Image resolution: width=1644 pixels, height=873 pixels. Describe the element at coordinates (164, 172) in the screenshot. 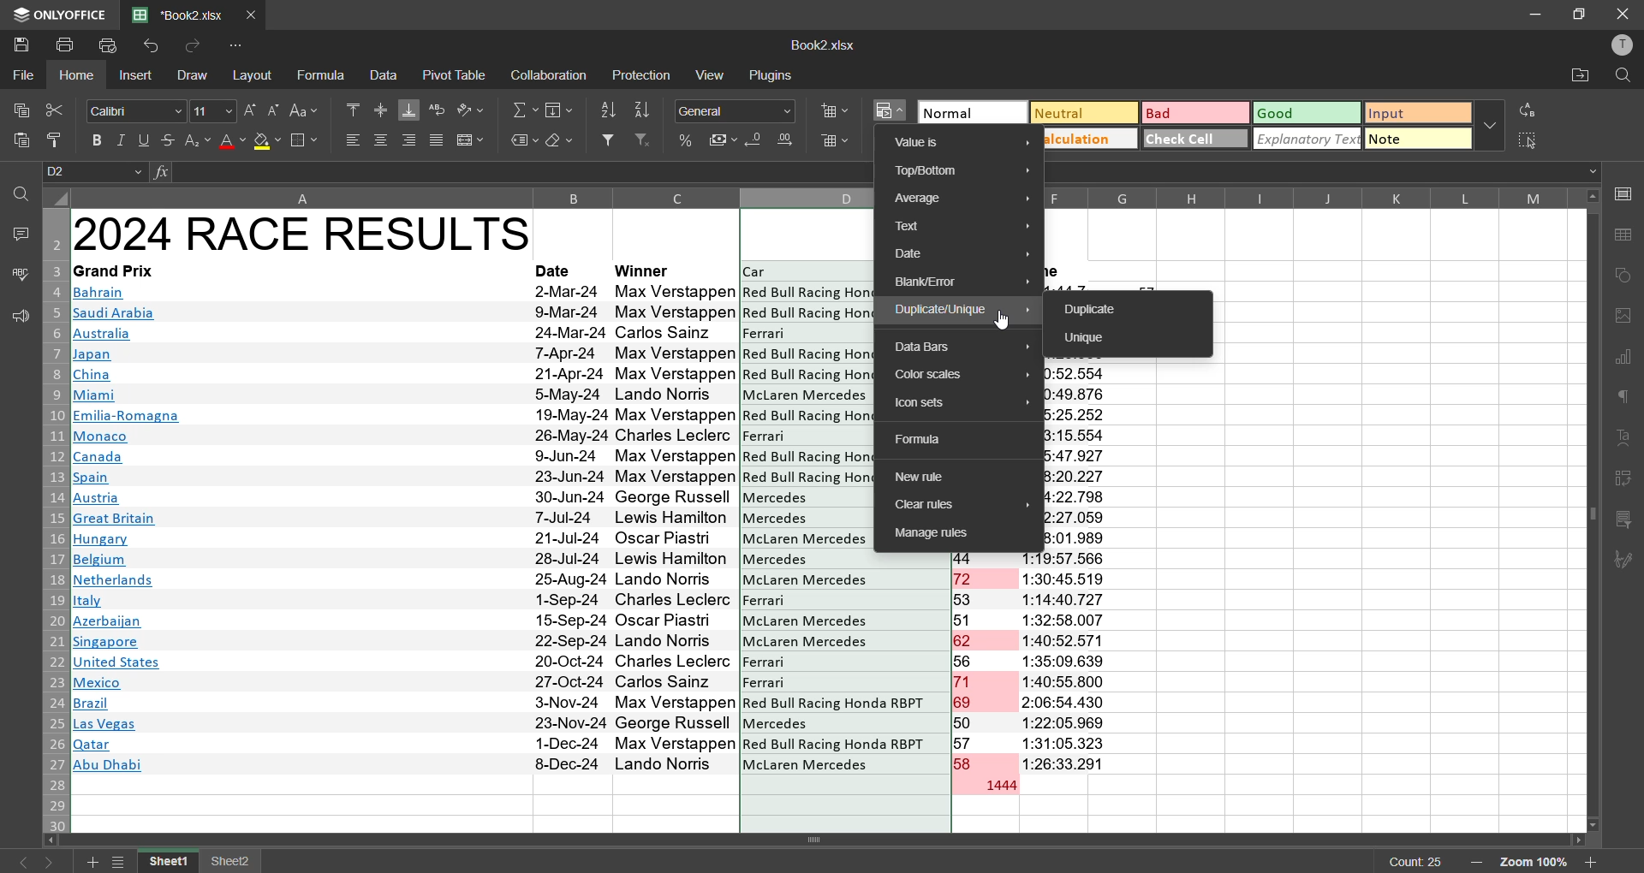

I see `fx` at that location.